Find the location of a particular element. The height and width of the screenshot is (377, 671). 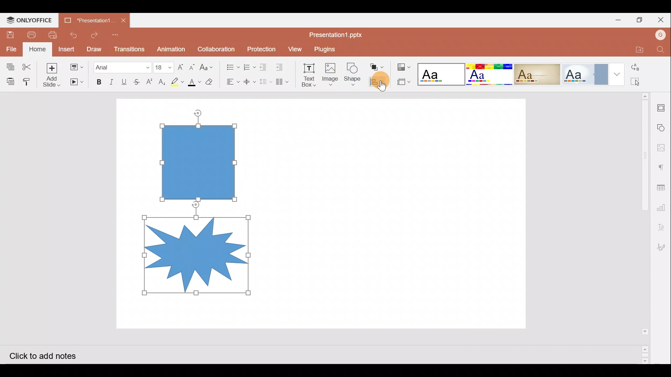

Superscript is located at coordinates (149, 82).